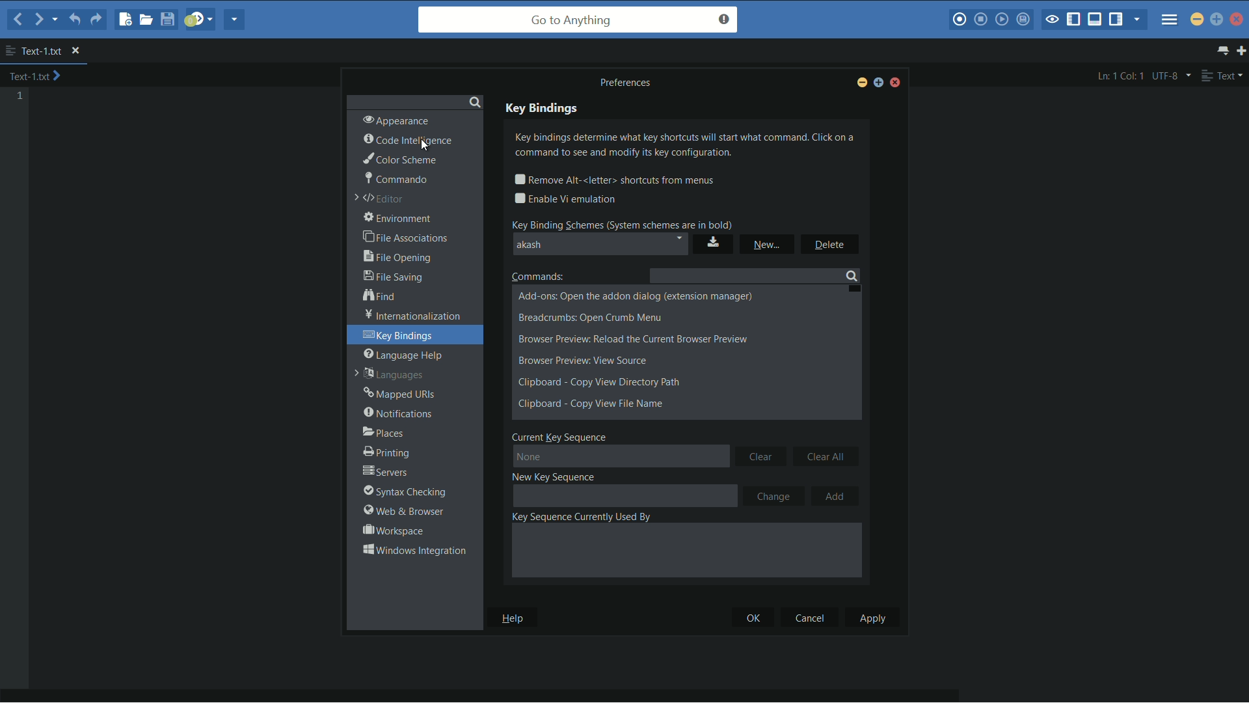 The height and width of the screenshot is (703, 1249). I want to click on line number, so click(20, 96).